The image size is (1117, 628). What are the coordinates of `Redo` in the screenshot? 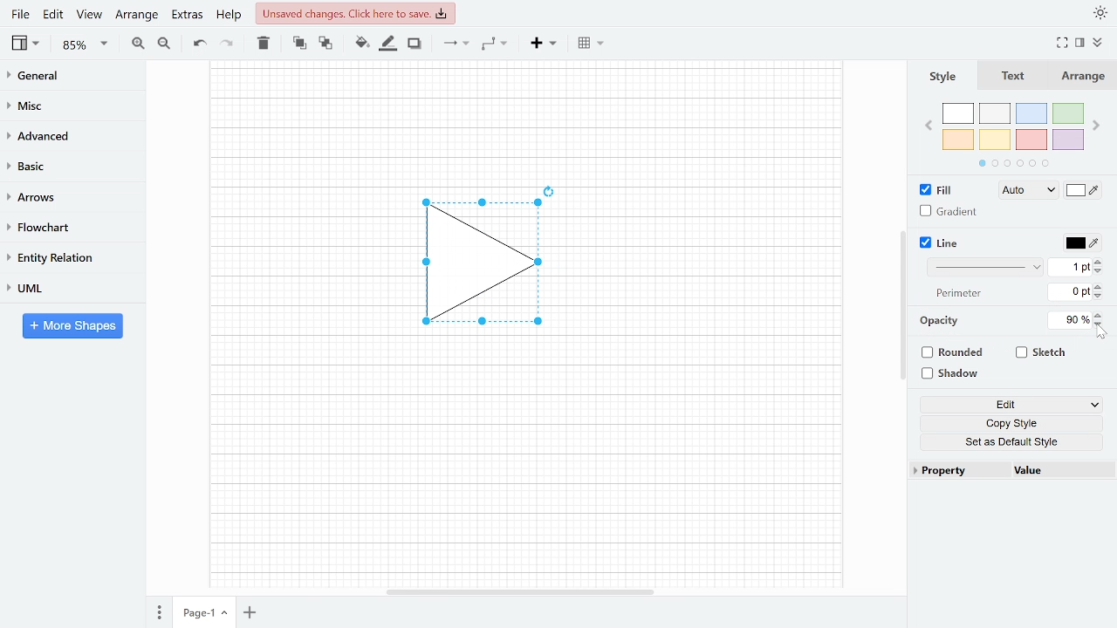 It's located at (225, 42).